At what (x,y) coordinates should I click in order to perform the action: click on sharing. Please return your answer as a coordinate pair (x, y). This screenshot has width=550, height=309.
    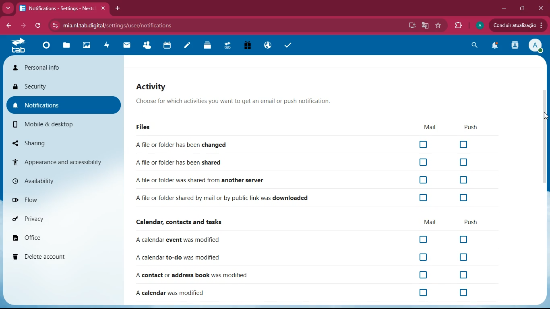
    Looking at the image, I should click on (59, 142).